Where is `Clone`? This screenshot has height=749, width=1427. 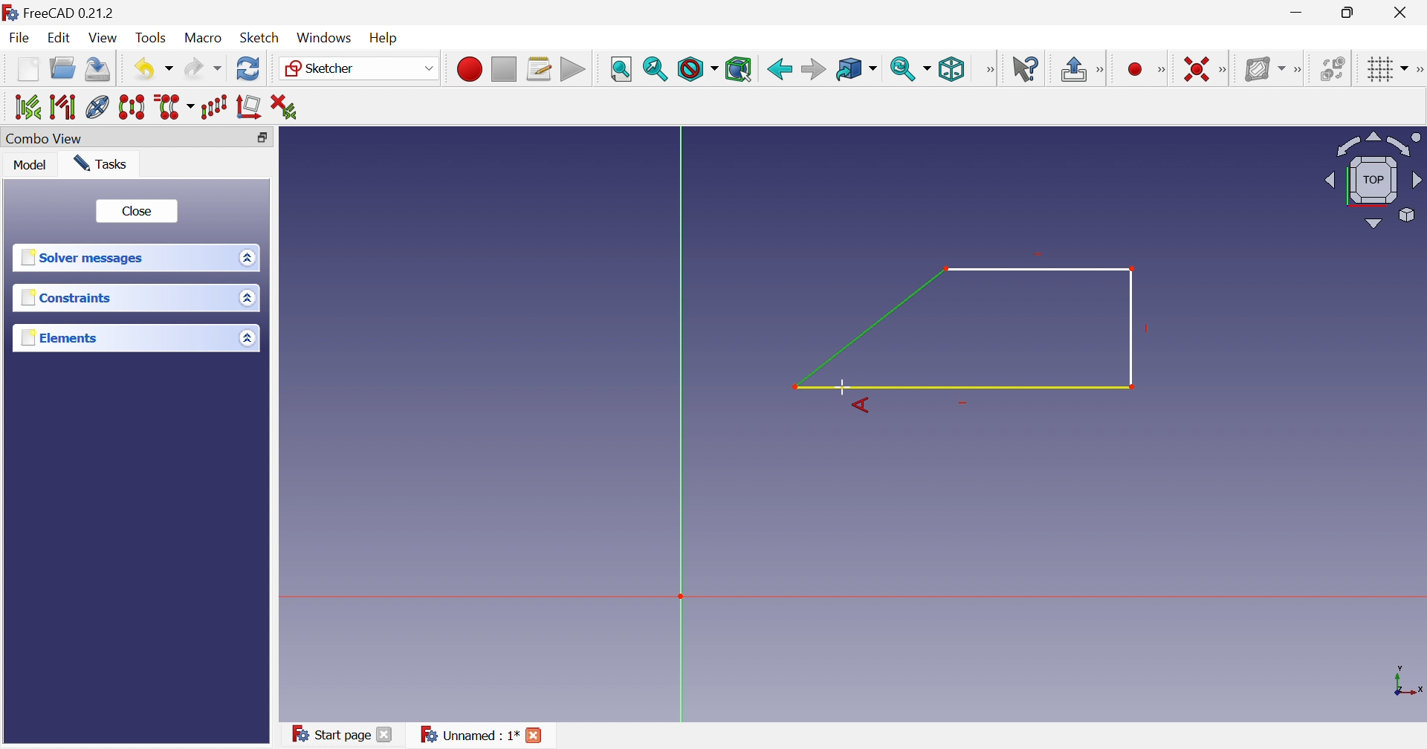
Clone is located at coordinates (175, 108).